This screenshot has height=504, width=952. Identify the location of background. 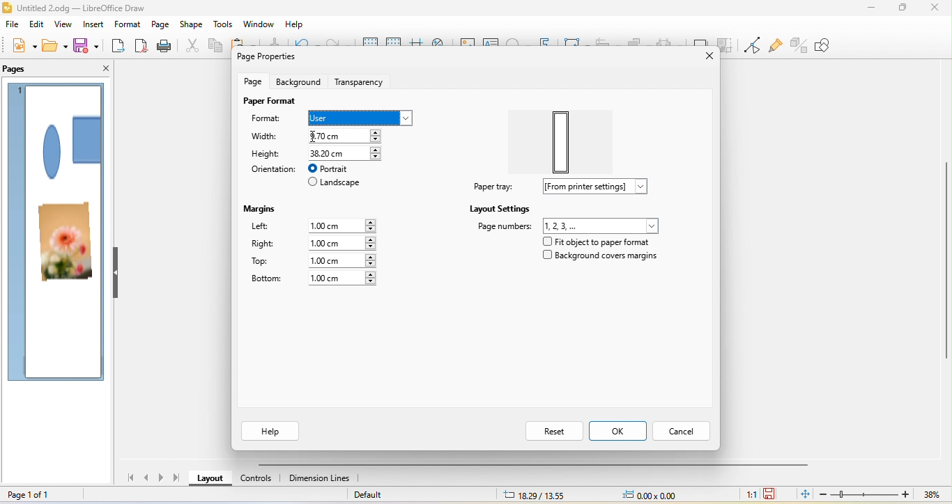
(299, 83).